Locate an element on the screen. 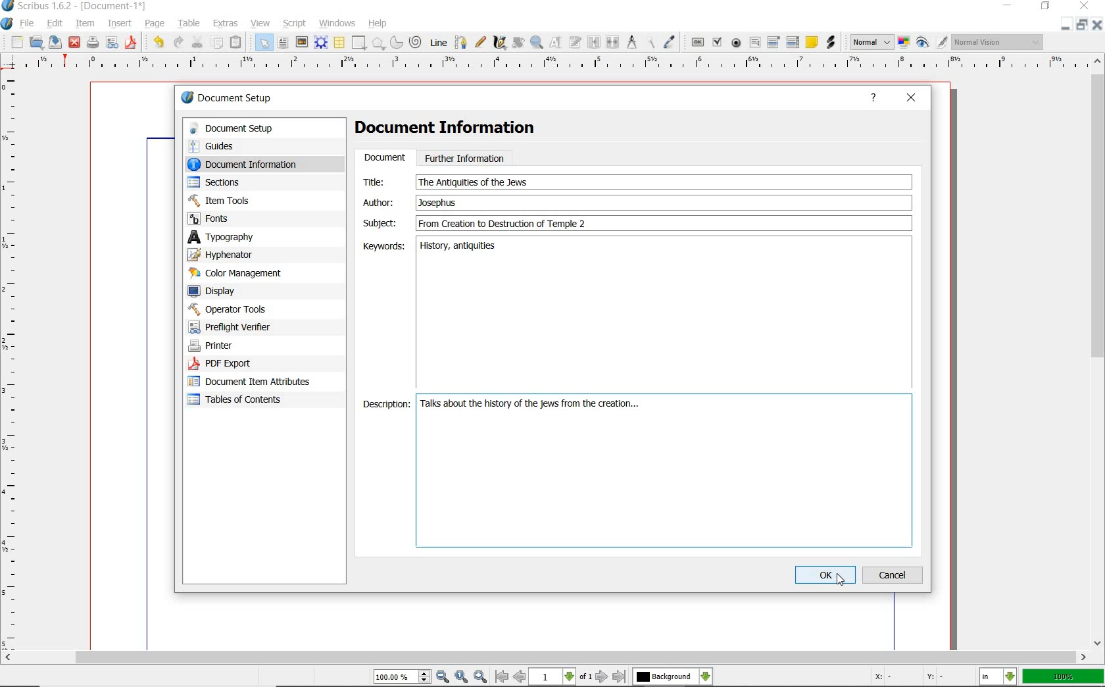 The width and height of the screenshot is (1105, 687). pdf push button is located at coordinates (697, 42).